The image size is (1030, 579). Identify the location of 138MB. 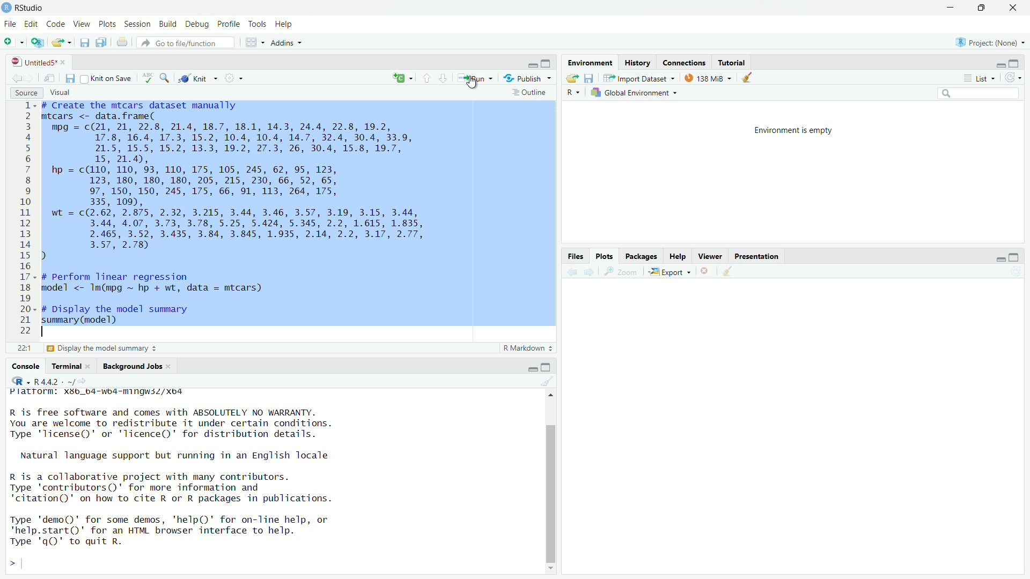
(710, 79).